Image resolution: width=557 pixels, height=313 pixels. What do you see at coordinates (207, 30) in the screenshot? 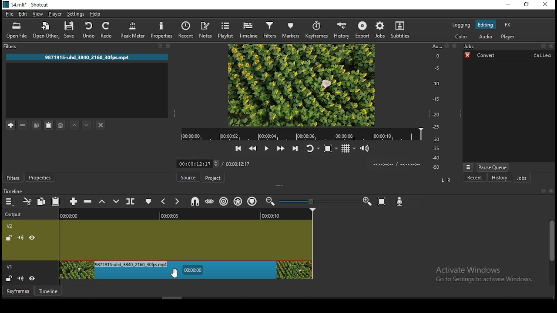
I see `notes` at bounding box center [207, 30].